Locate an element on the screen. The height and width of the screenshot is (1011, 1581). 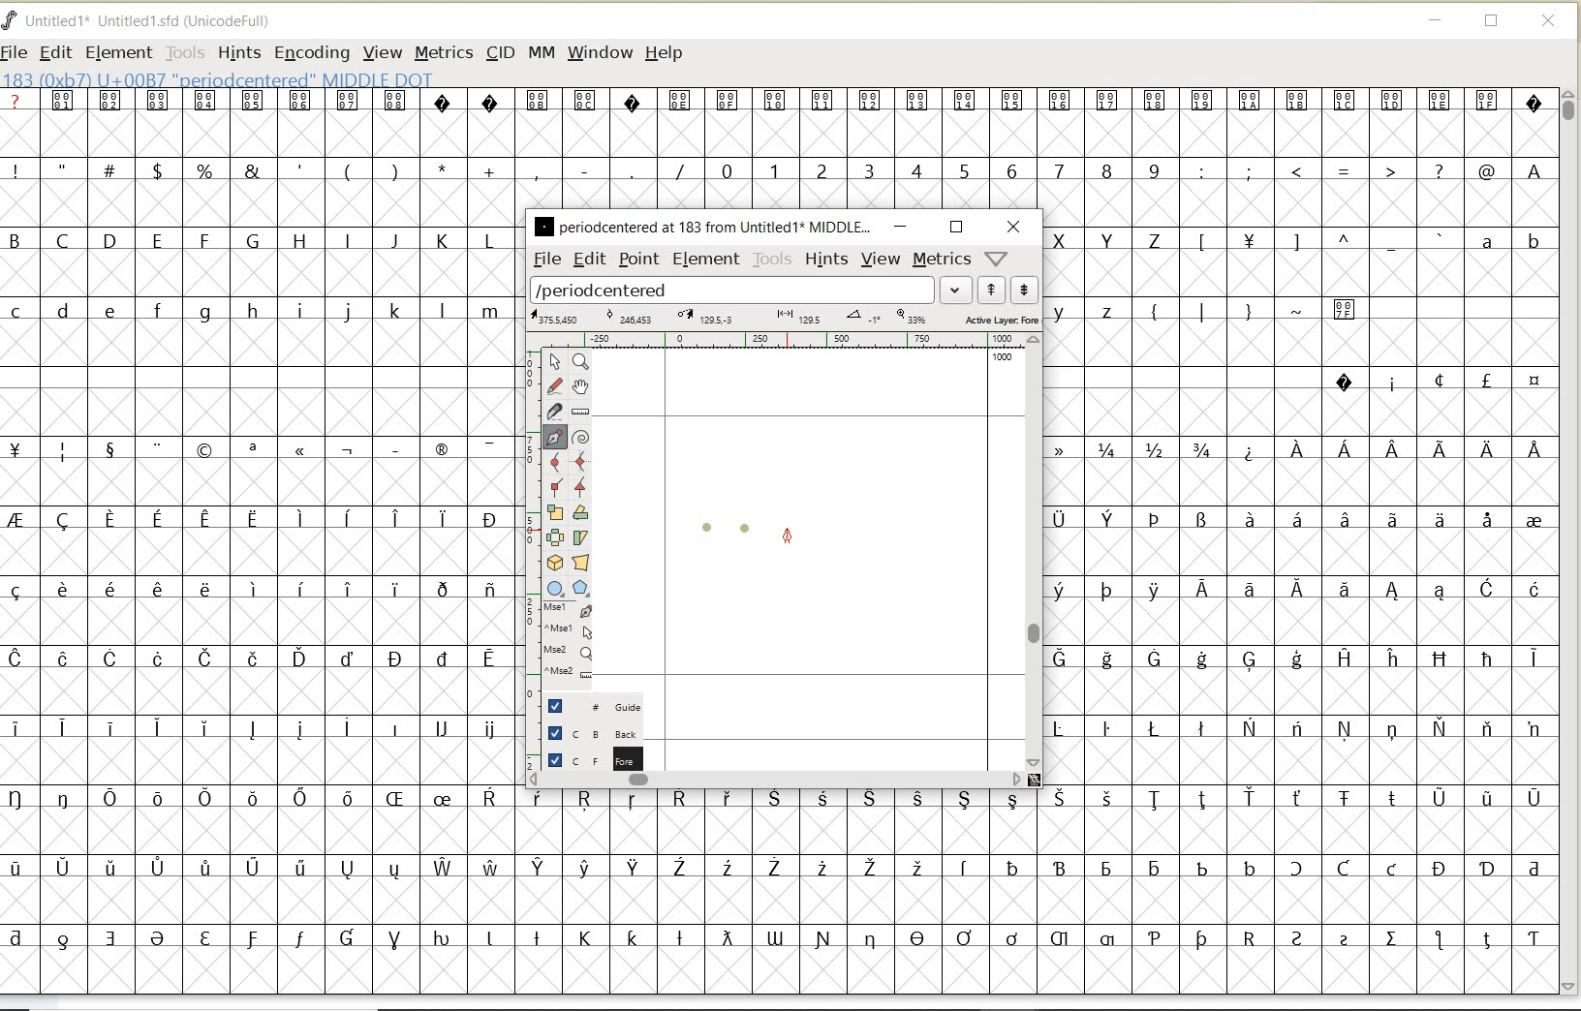
scrollbar is located at coordinates (776, 780).